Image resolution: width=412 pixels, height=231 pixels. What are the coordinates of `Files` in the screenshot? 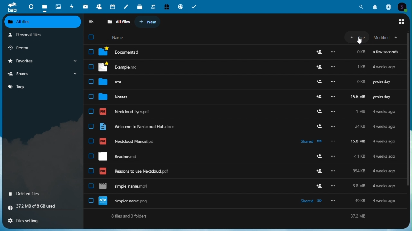 It's located at (45, 7).